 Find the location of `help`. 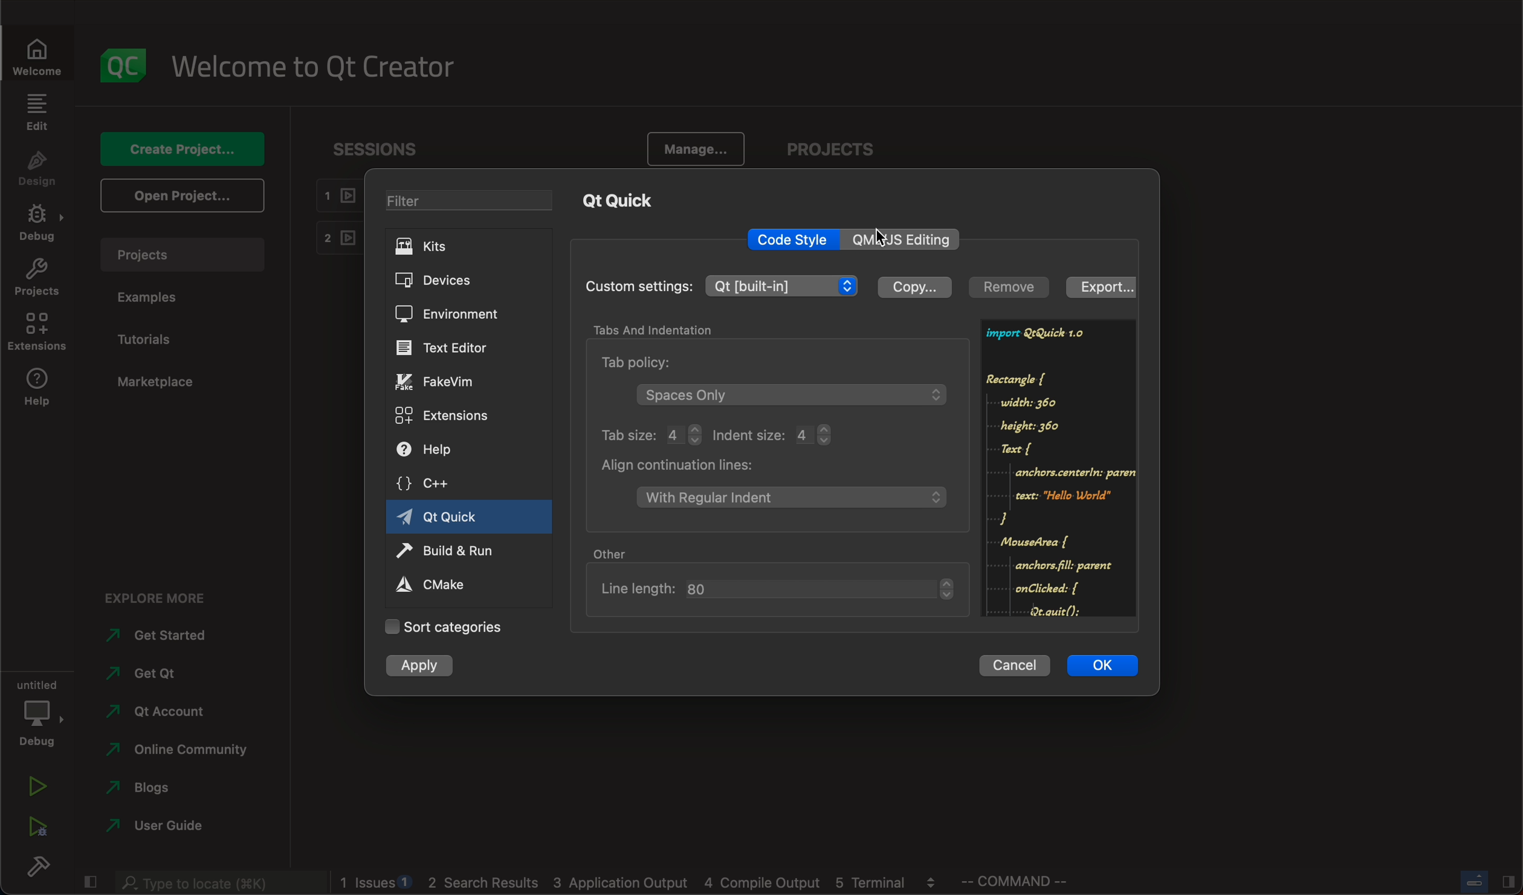

help is located at coordinates (436, 449).